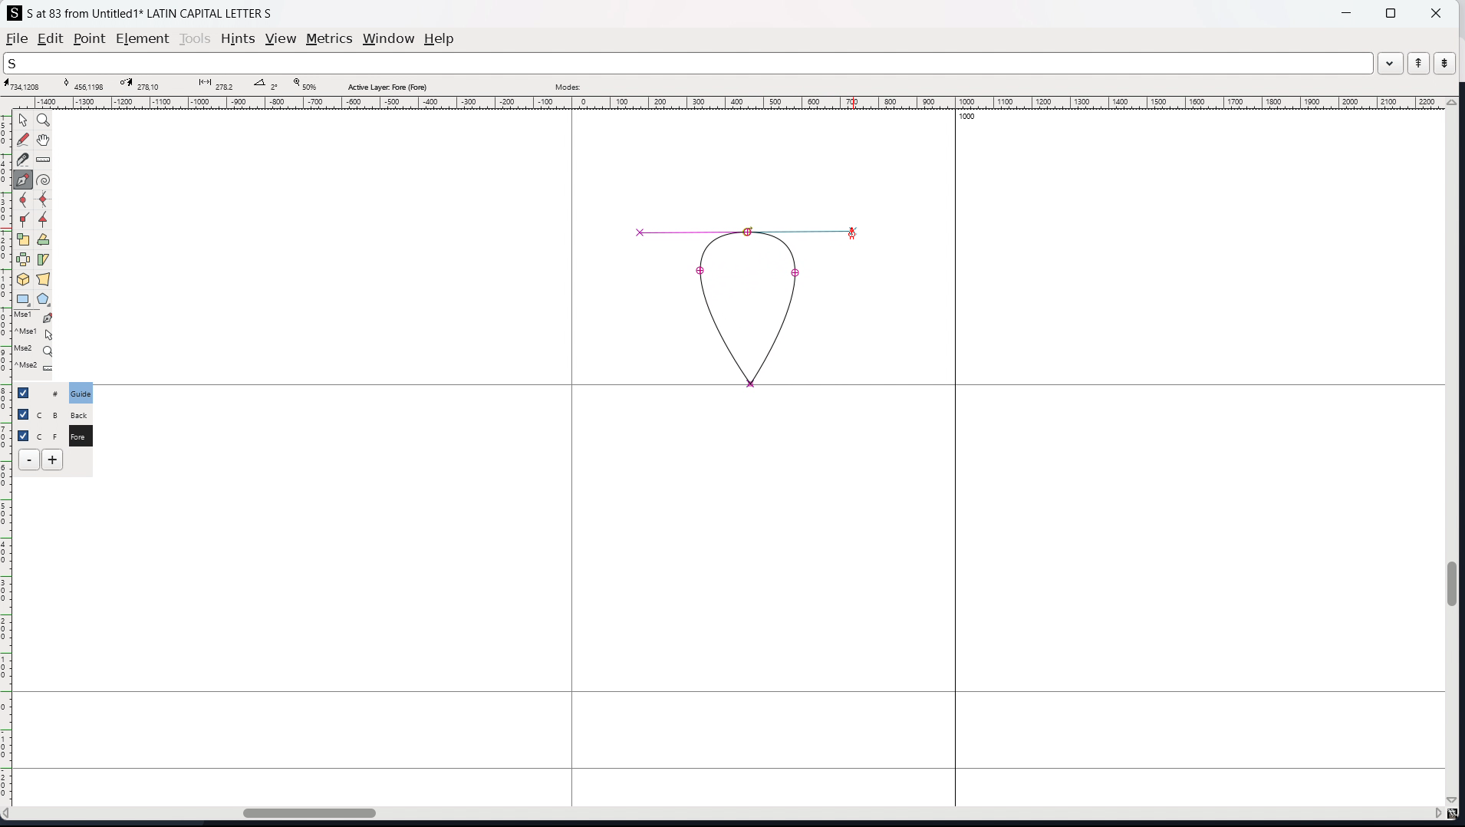 This screenshot has height=827, width=1465. Describe the element at coordinates (44, 160) in the screenshot. I see `measure distance, angle between two points` at that location.